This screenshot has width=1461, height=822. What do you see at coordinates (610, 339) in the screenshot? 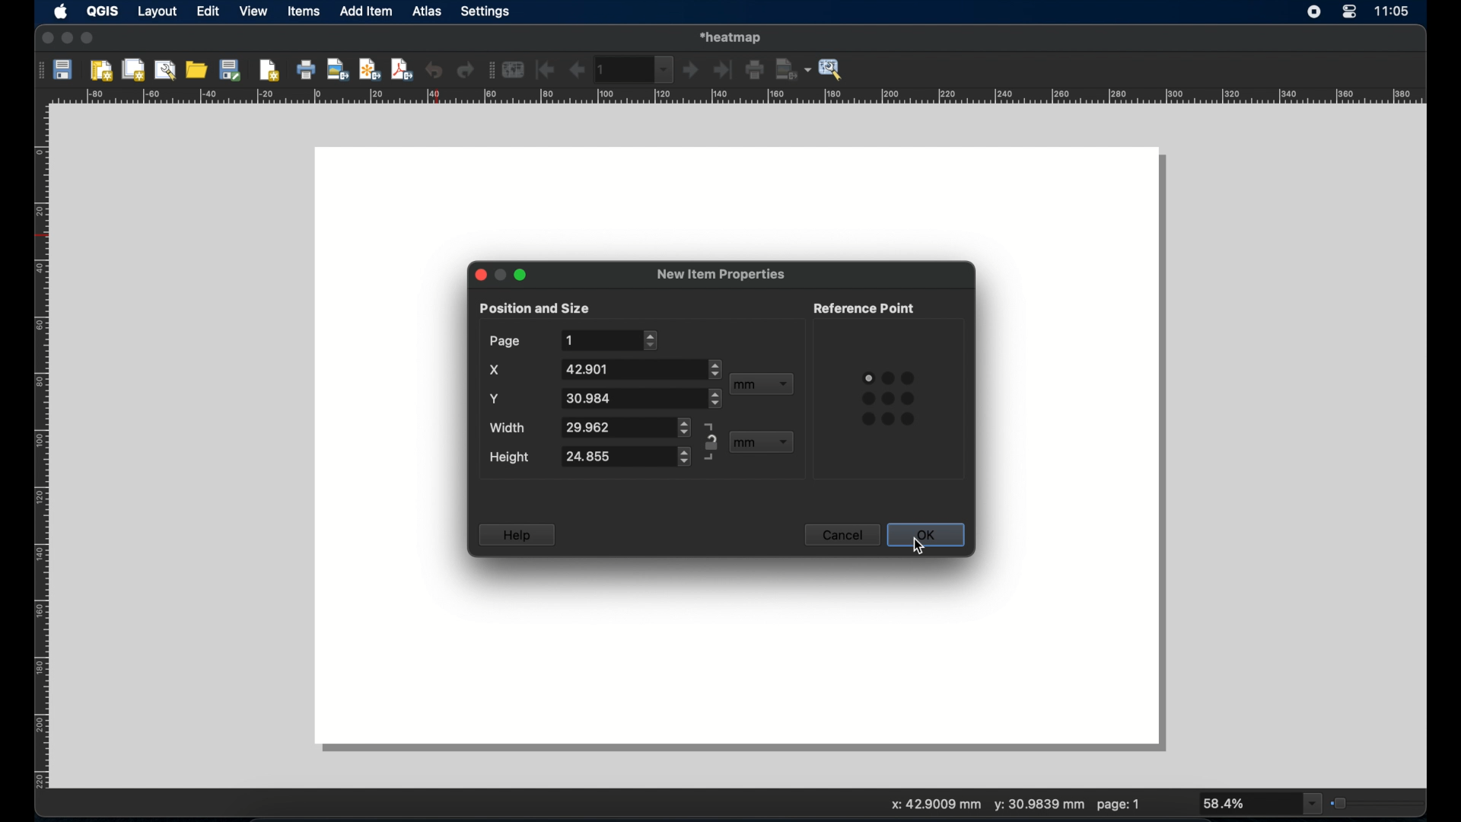
I see `page stepper buttons` at bounding box center [610, 339].